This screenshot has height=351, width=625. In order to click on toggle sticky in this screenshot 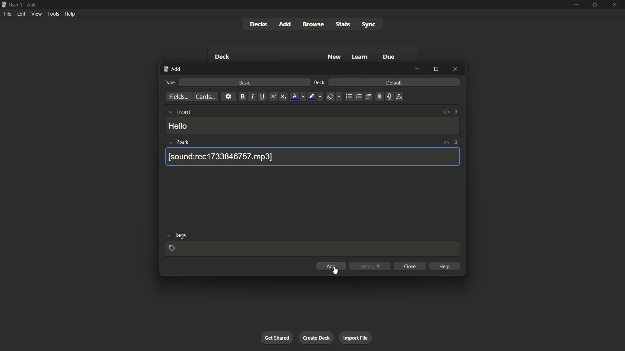, I will do `click(455, 143)`.